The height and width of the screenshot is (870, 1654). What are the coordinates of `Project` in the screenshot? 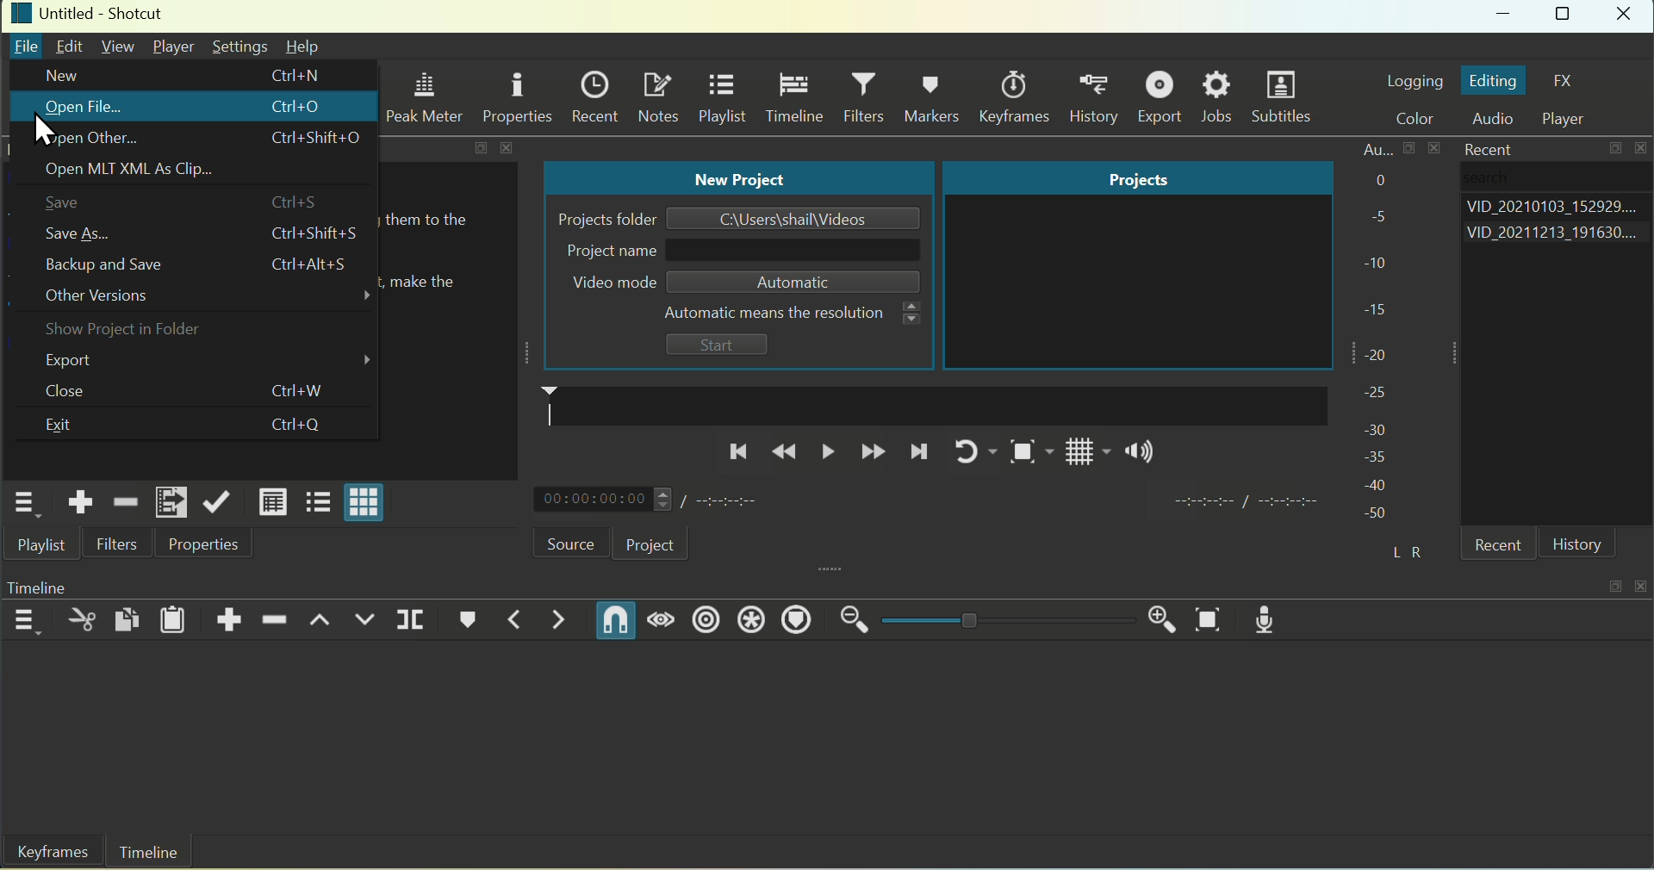 It's located at (650, 544).